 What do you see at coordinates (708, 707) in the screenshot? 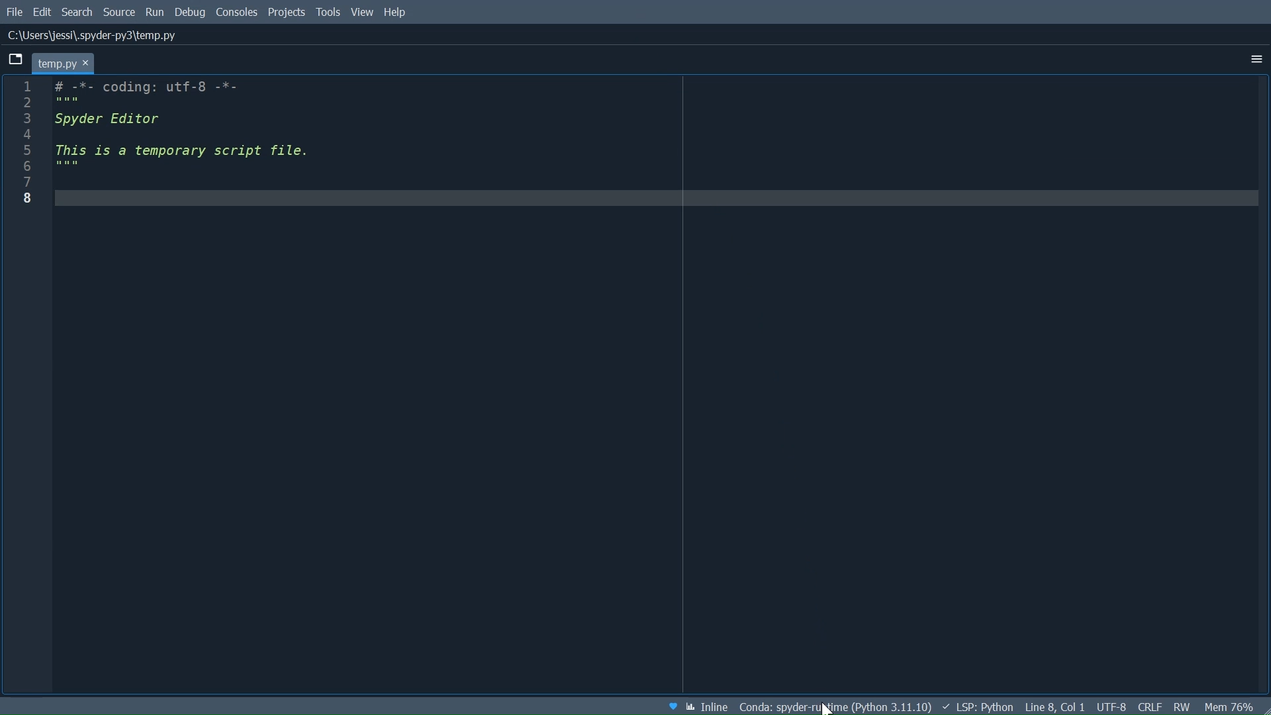
I see `Toggle between inline and interactive Matplotlib plotting` at bounding box center [708, 707].